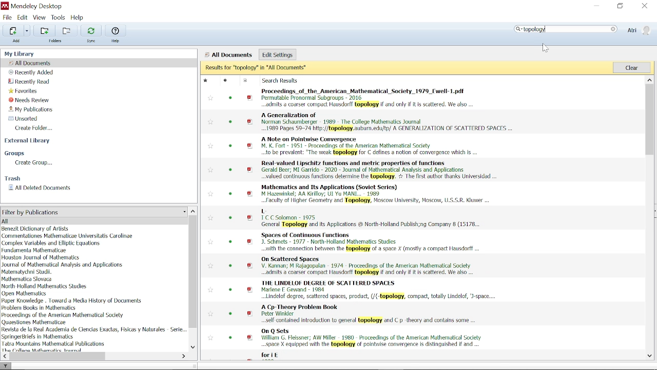 This screenshot has width=657, height=370. What do you see at coordinates (69, 236) in the screenshot?
I see `author` at bounding box center [69, 236].